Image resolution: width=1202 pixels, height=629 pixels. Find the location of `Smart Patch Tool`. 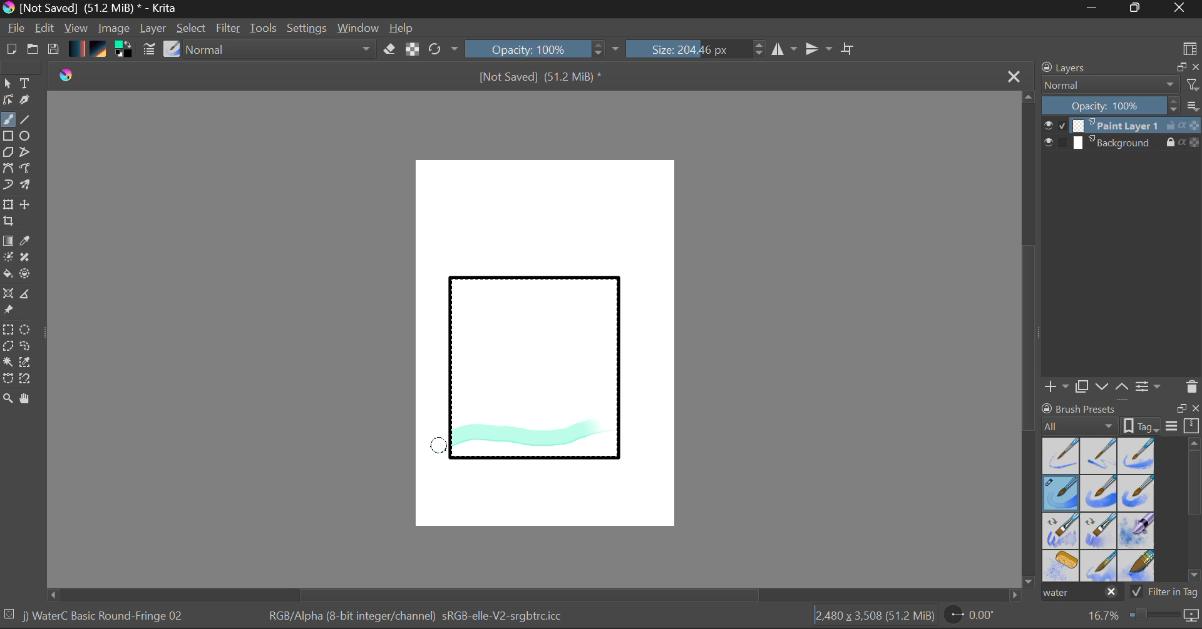

Smart Patch Tool is located at coordinates (29, 259).